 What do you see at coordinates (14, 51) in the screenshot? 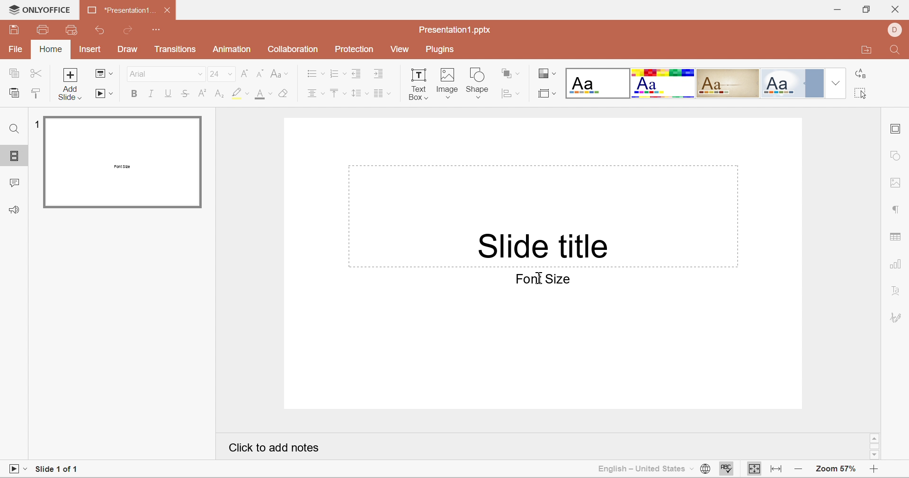
I see `File` at bounding box center [14, 51].